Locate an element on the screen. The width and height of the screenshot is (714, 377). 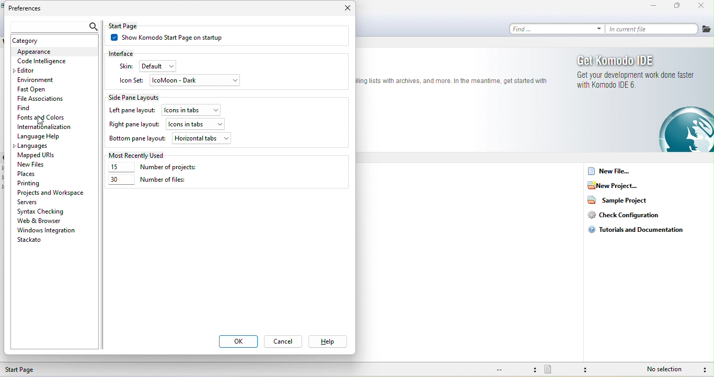
skin is located at coordinates (129, 66).